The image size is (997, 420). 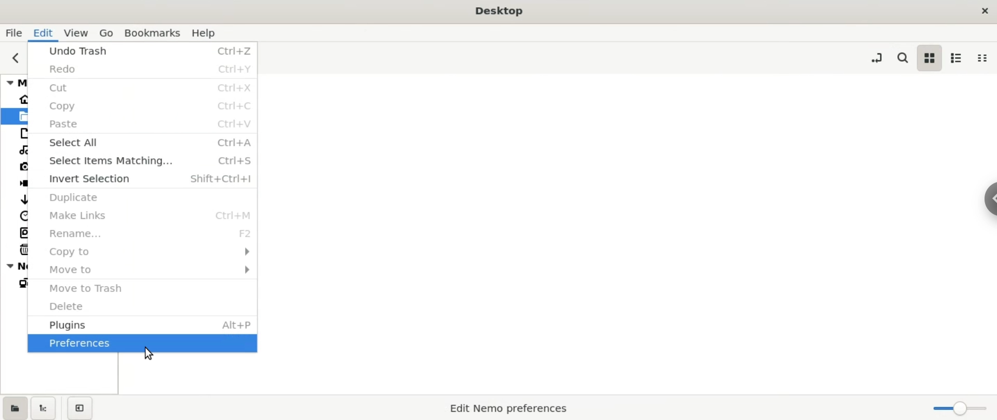 What do you see at coordinates (142, 289) in the screenshot?
I see `move trash` at bounding box center [142, 289].